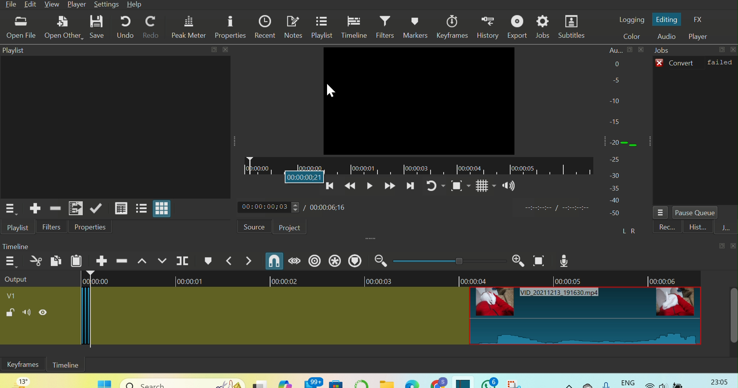 The height and width of the screenshot is (388, 738). Describe the element at coordinates (293, 27) in the screenshot. I see `Notes` at that location.